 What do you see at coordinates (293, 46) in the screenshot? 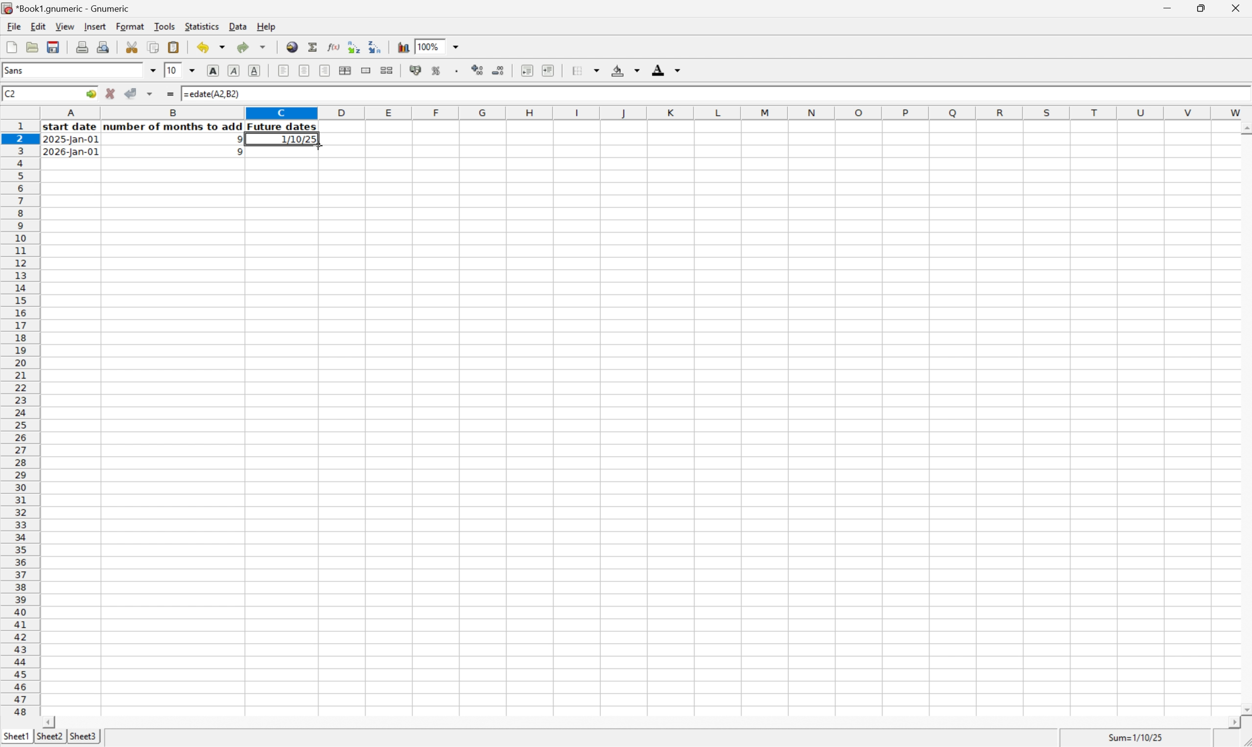
I see `Insert a hyperlink` at bounding box center [293, 46].